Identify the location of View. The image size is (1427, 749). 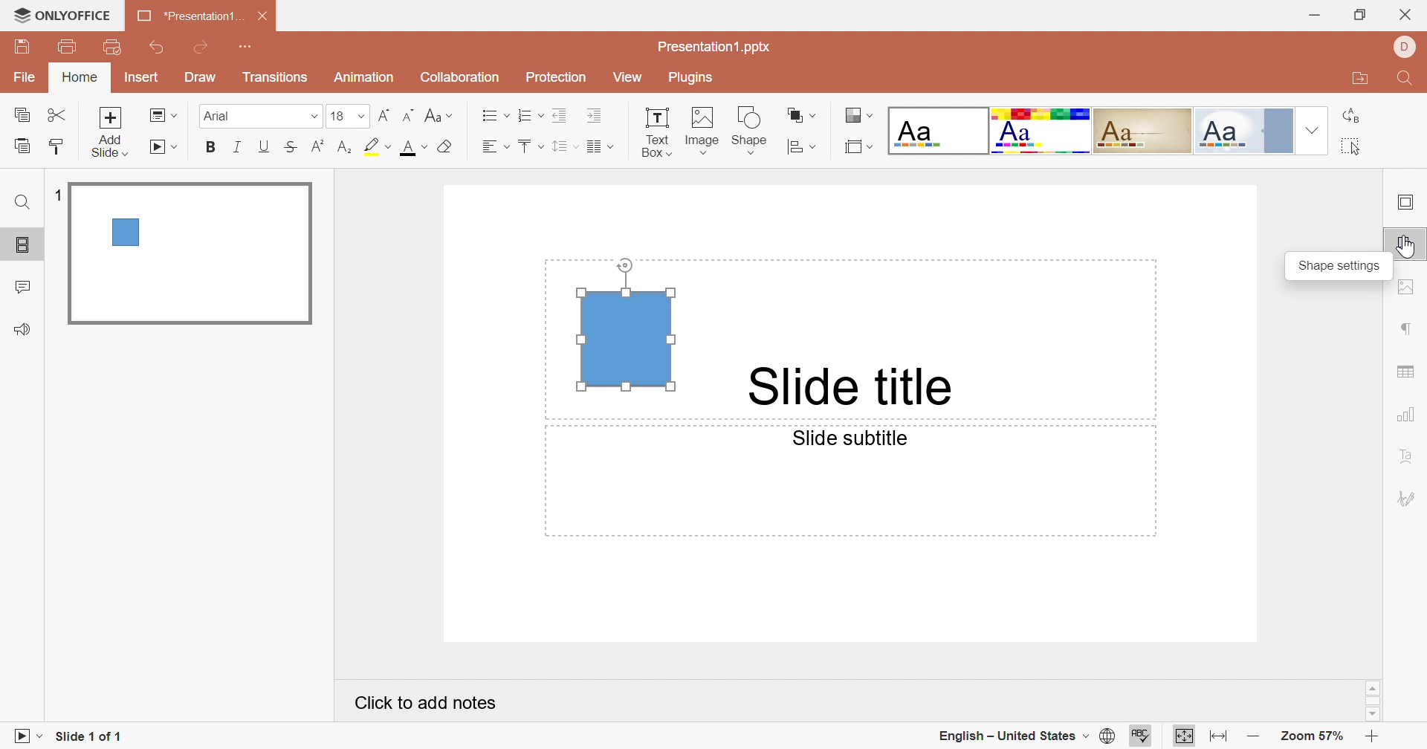
(632, 80).